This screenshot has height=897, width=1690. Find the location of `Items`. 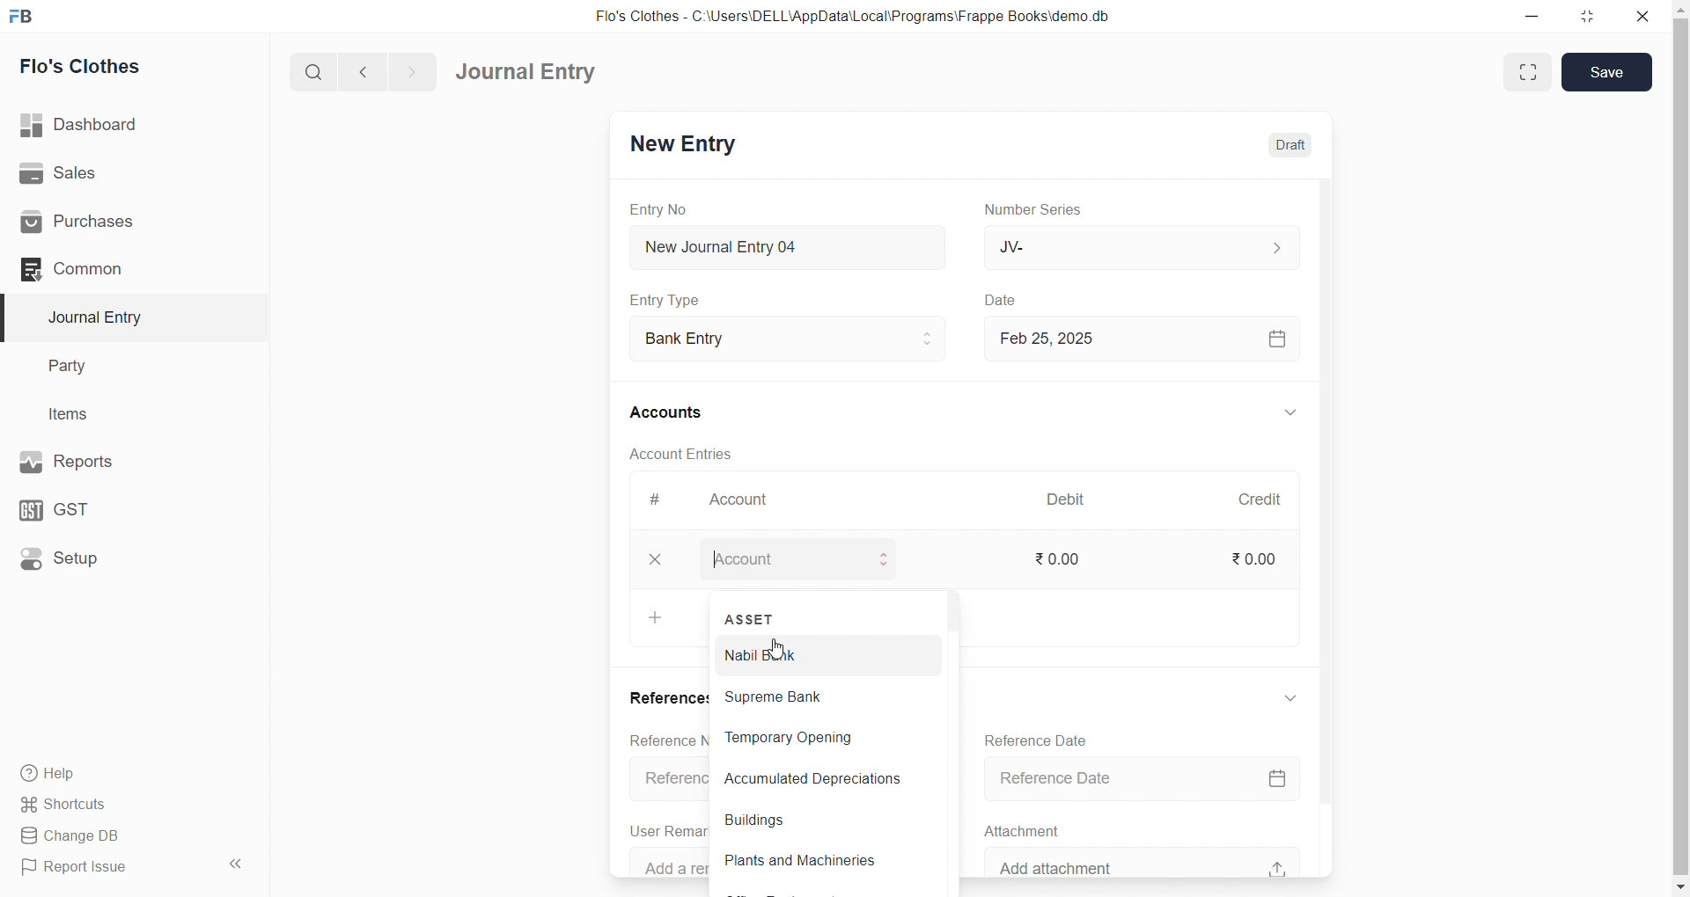

Items is located at coordinates (121, 415).